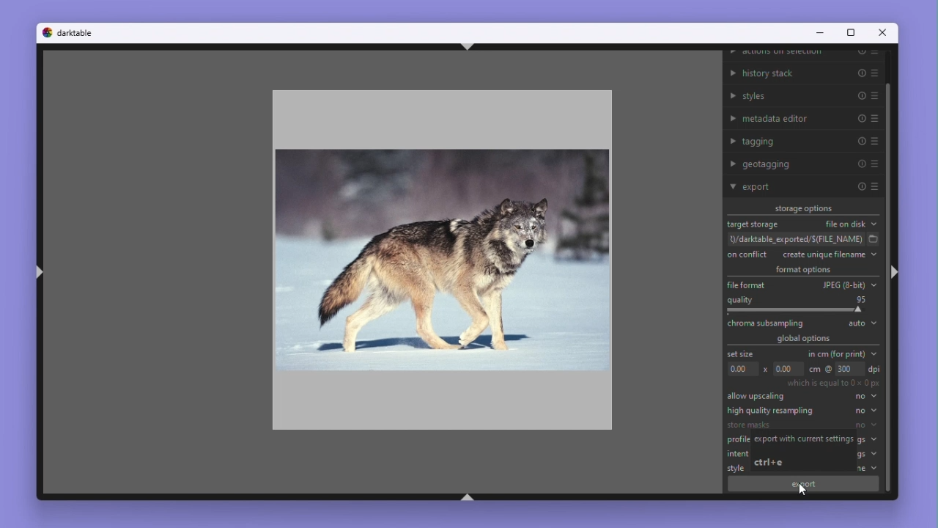  What do you see at coordinates (868, 426) in the screenshot?
I see `no` at bounding box center [868, 426].